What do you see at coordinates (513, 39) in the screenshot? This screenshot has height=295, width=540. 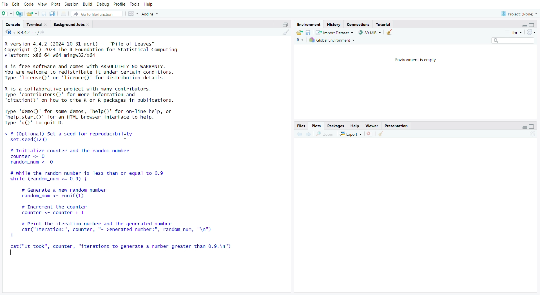 I see `Search bar` at bounding box center [513, 39].